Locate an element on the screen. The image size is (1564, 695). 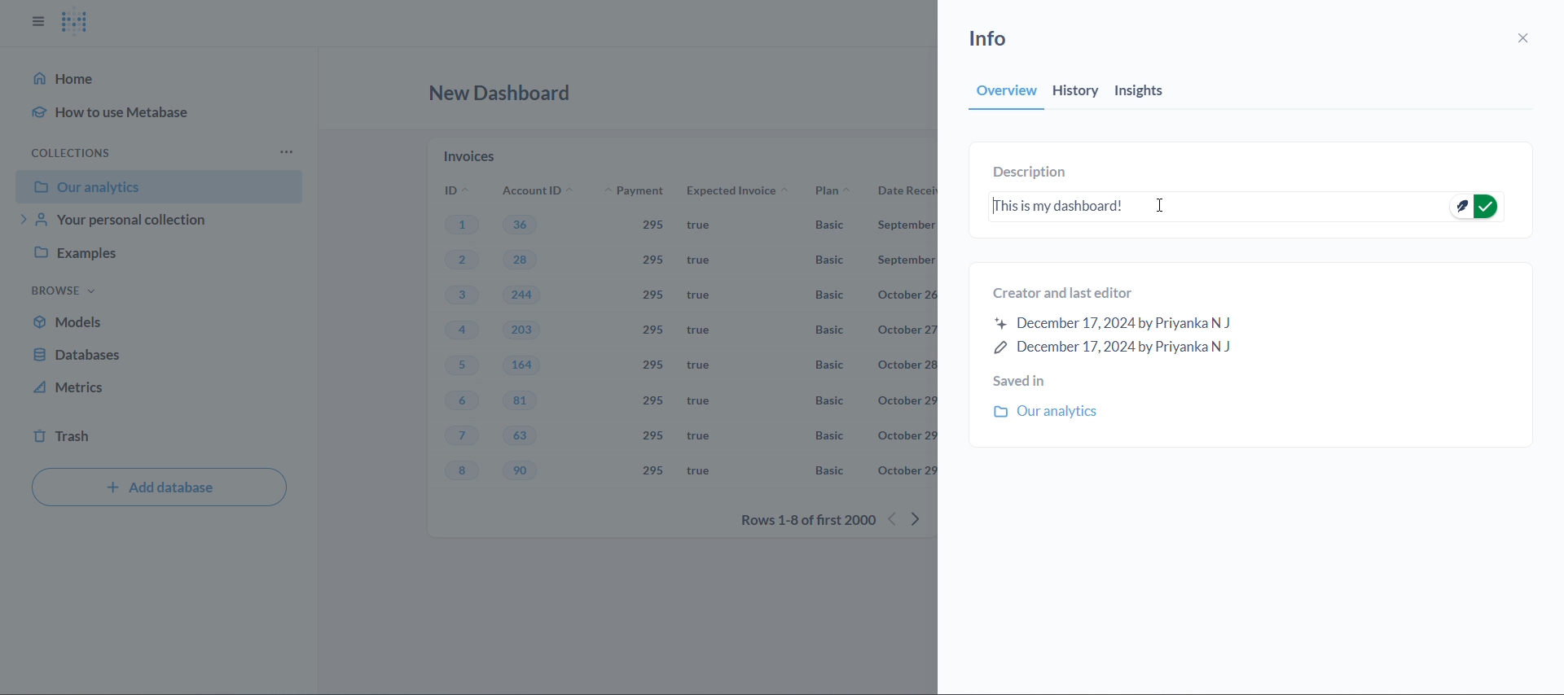
logo is located at coordinates (73, 24).